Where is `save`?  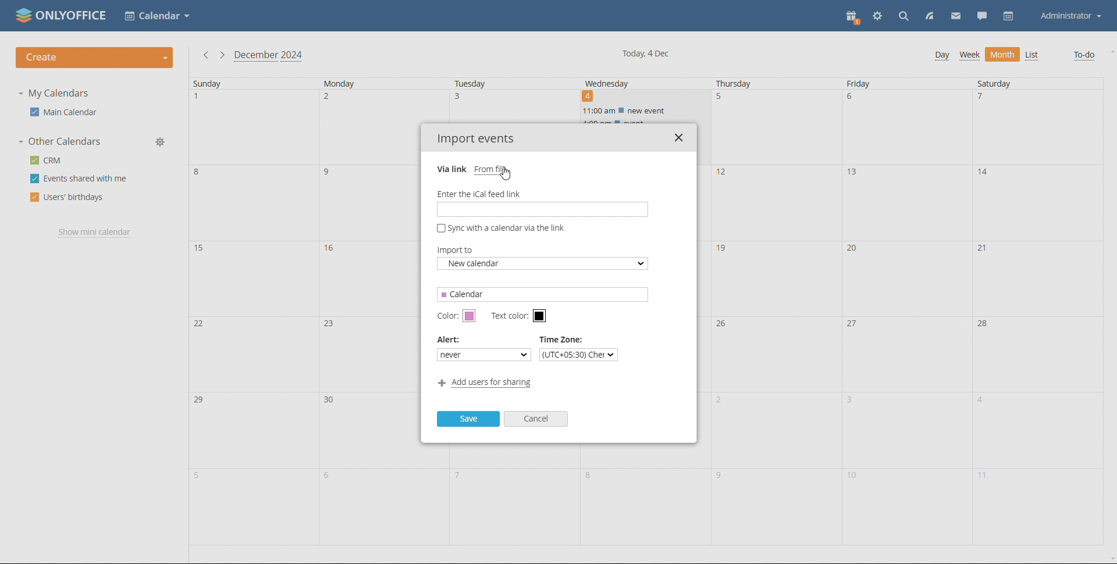 save is located at coordinates (468, 419).